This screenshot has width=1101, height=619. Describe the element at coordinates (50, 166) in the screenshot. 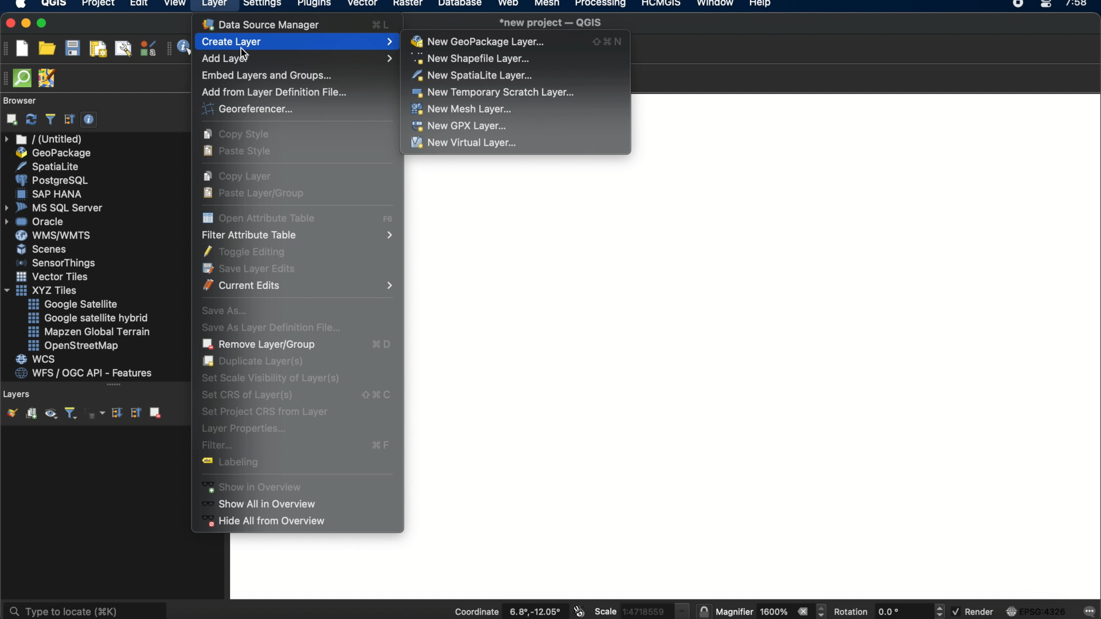

I see `spatialite` at that location.